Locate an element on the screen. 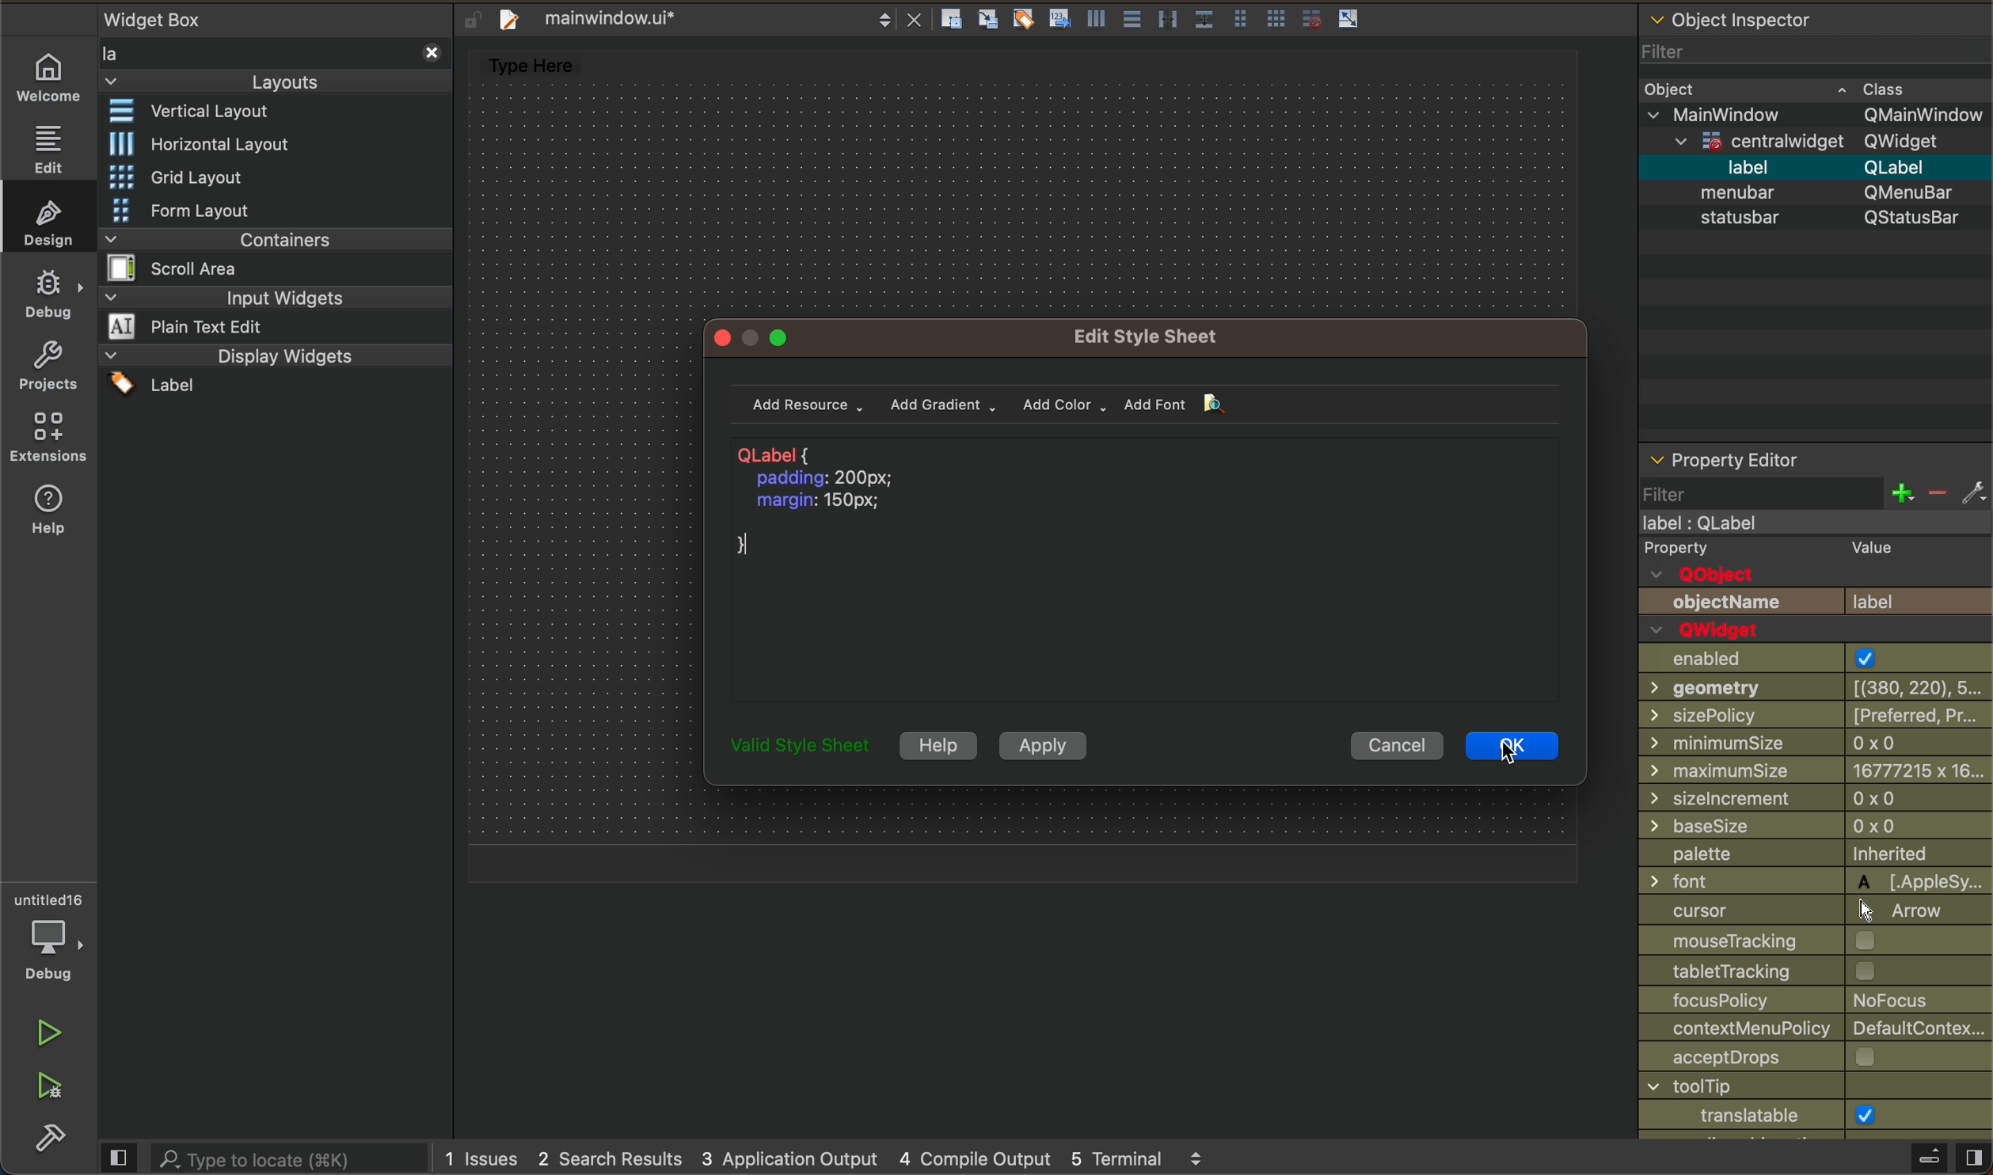  label is located at coordinates (1816, 166).